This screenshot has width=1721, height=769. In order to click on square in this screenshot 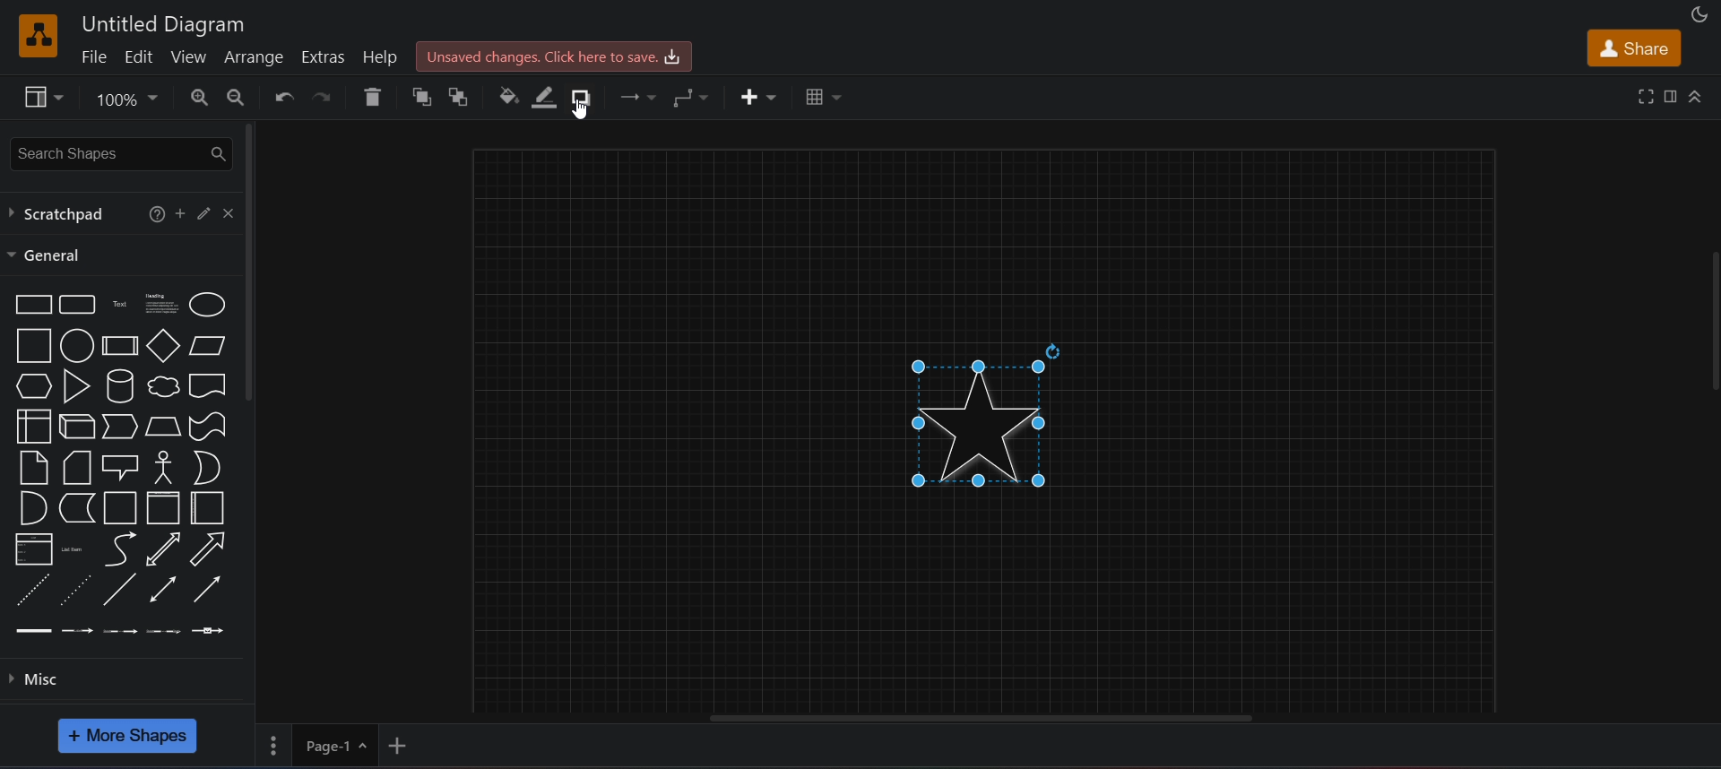, I will do `click(31, 345)`.